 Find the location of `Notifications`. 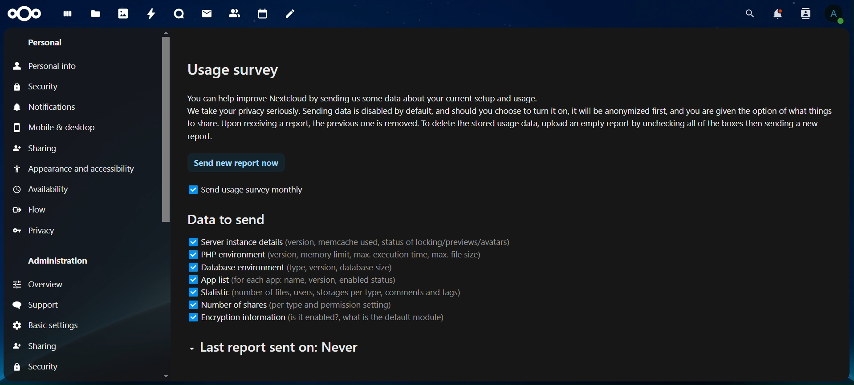

Notifications is located at coordinates (49, 108).